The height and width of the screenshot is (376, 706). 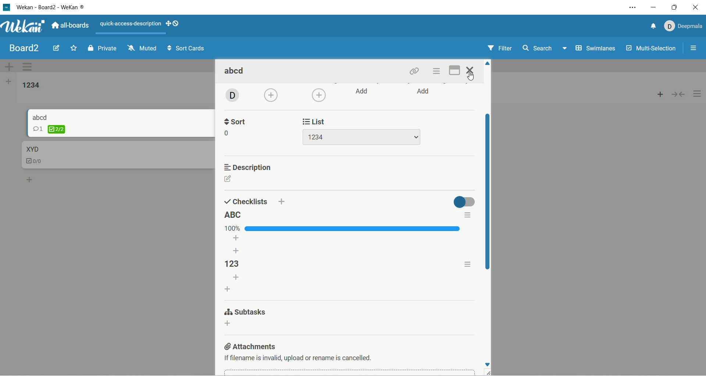 What do you see at coordinates (72, 25) in the screenshot?
I see `all boards` at bounding box center [72, 25].